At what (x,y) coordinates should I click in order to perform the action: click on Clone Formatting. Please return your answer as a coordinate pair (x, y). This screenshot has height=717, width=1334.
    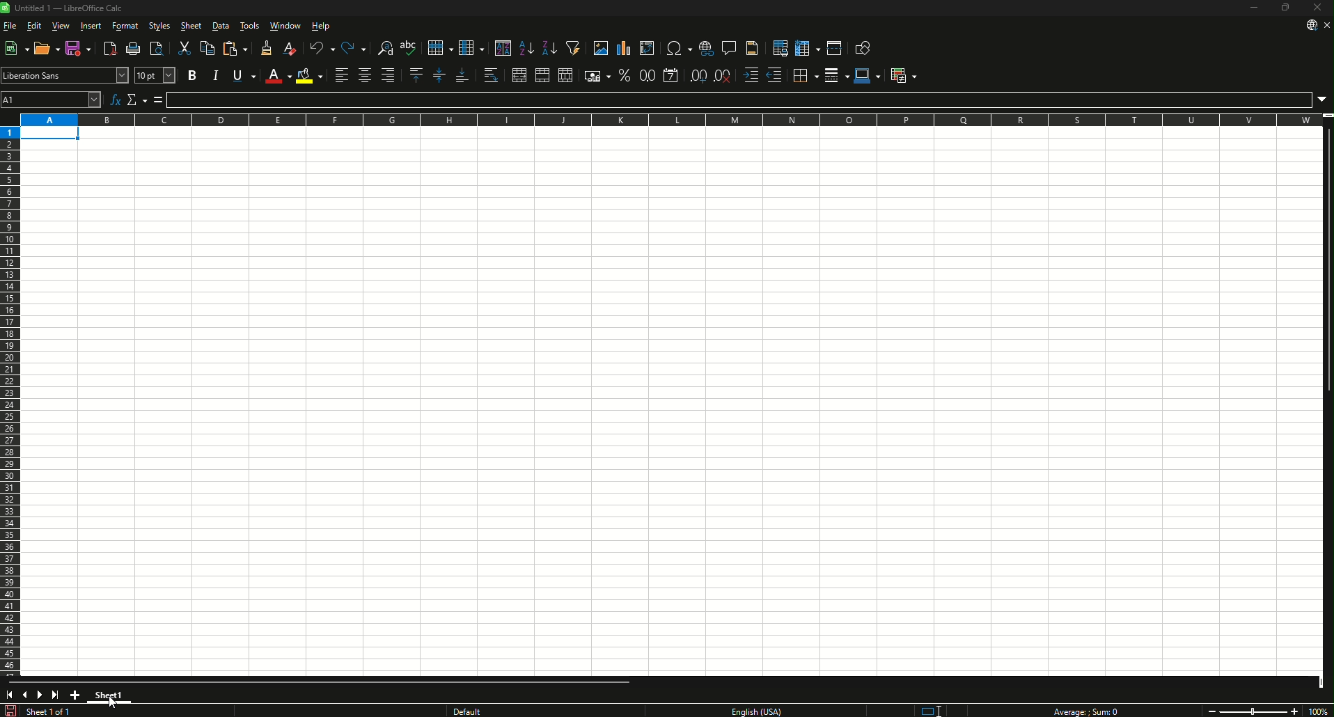
    Looking at the image, I should click on (268, 48).